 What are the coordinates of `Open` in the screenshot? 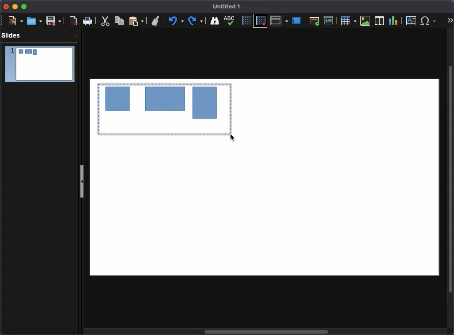 It's located at (34, 21).